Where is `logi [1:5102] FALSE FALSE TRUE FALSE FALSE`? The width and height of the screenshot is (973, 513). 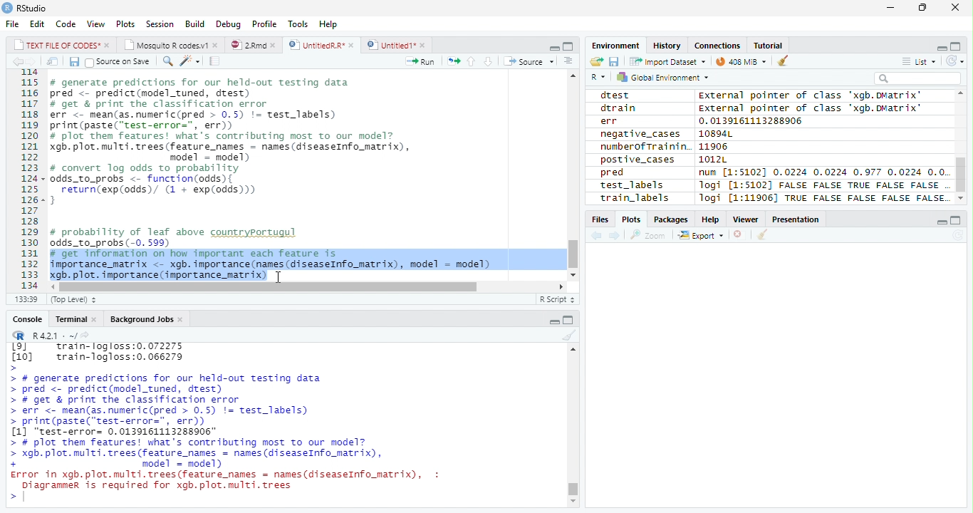
logi [1:5102] FALSE FALSE TRUE FALSE FALSE is located at coordinates (823, 185).